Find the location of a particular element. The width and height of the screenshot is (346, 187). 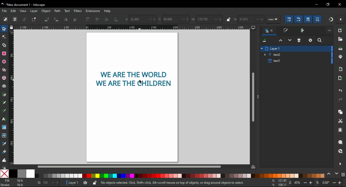

edit is located at coordinates (14, 11).